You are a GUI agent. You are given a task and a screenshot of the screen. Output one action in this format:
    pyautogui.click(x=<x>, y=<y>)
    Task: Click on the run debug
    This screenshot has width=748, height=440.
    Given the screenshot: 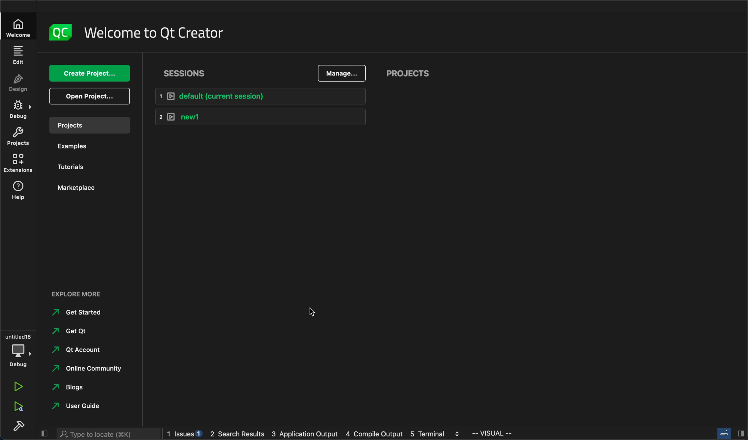 What is the action you would take?
    pyautogui.click(x=18, y=405)
    